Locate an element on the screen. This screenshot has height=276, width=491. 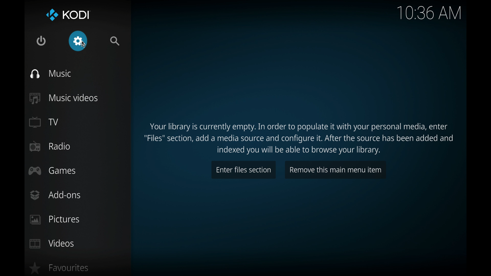
music videos is located at coordinates (64, 98).